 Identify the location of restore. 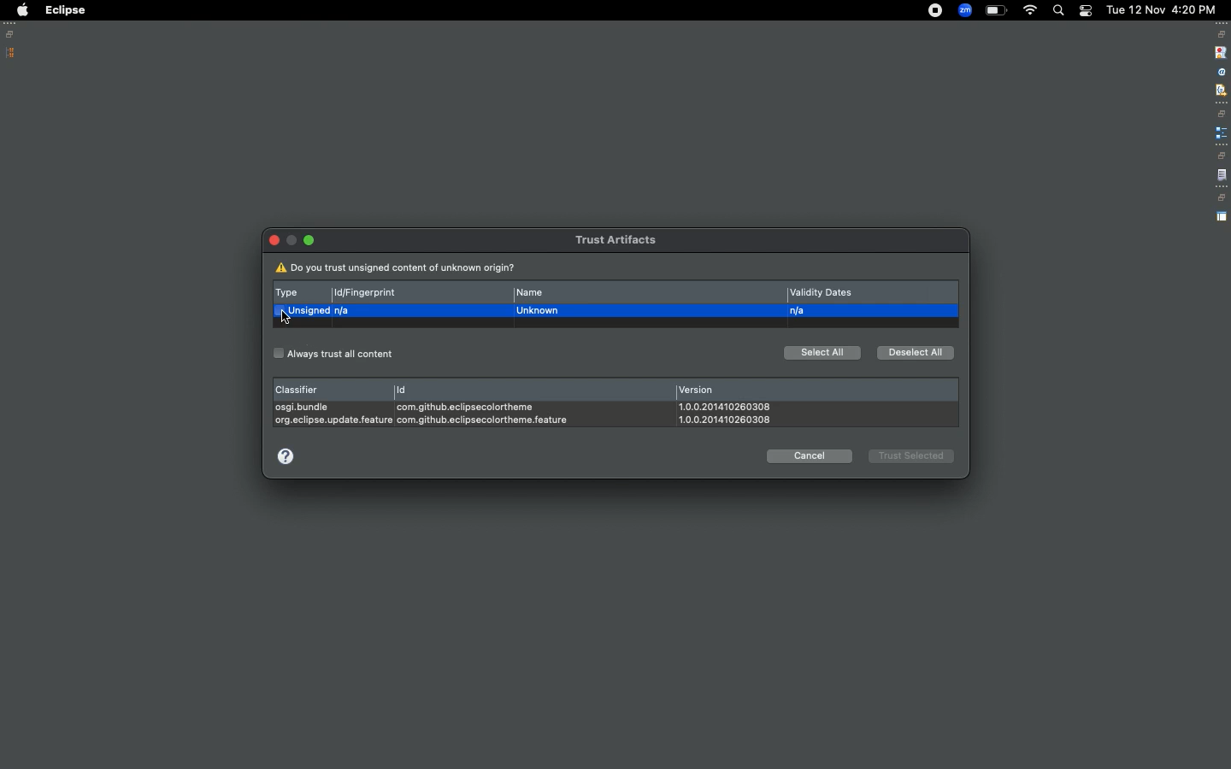
(1221, 156).